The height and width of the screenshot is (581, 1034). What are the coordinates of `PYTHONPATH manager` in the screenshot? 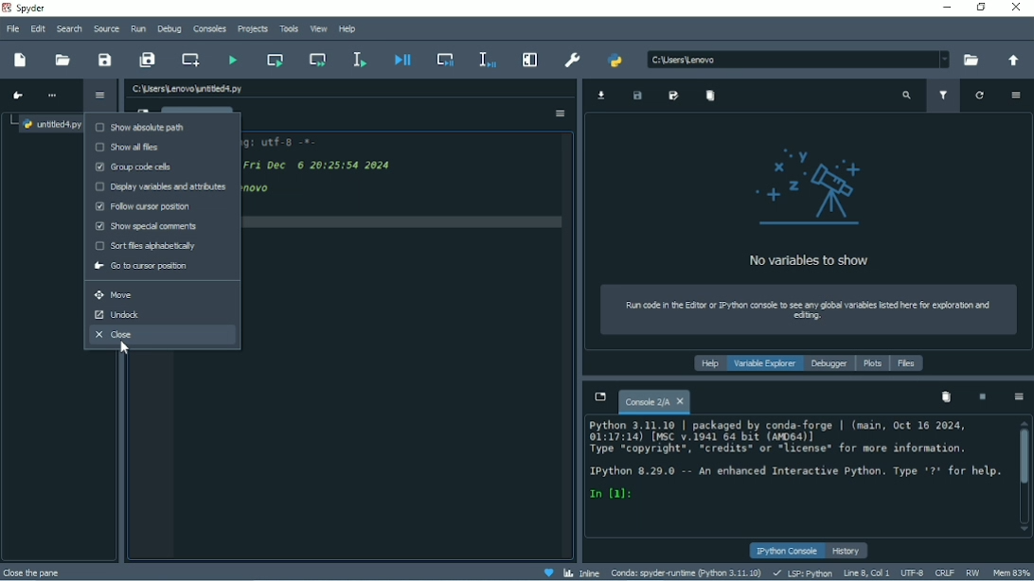 It's located at (615, 62).